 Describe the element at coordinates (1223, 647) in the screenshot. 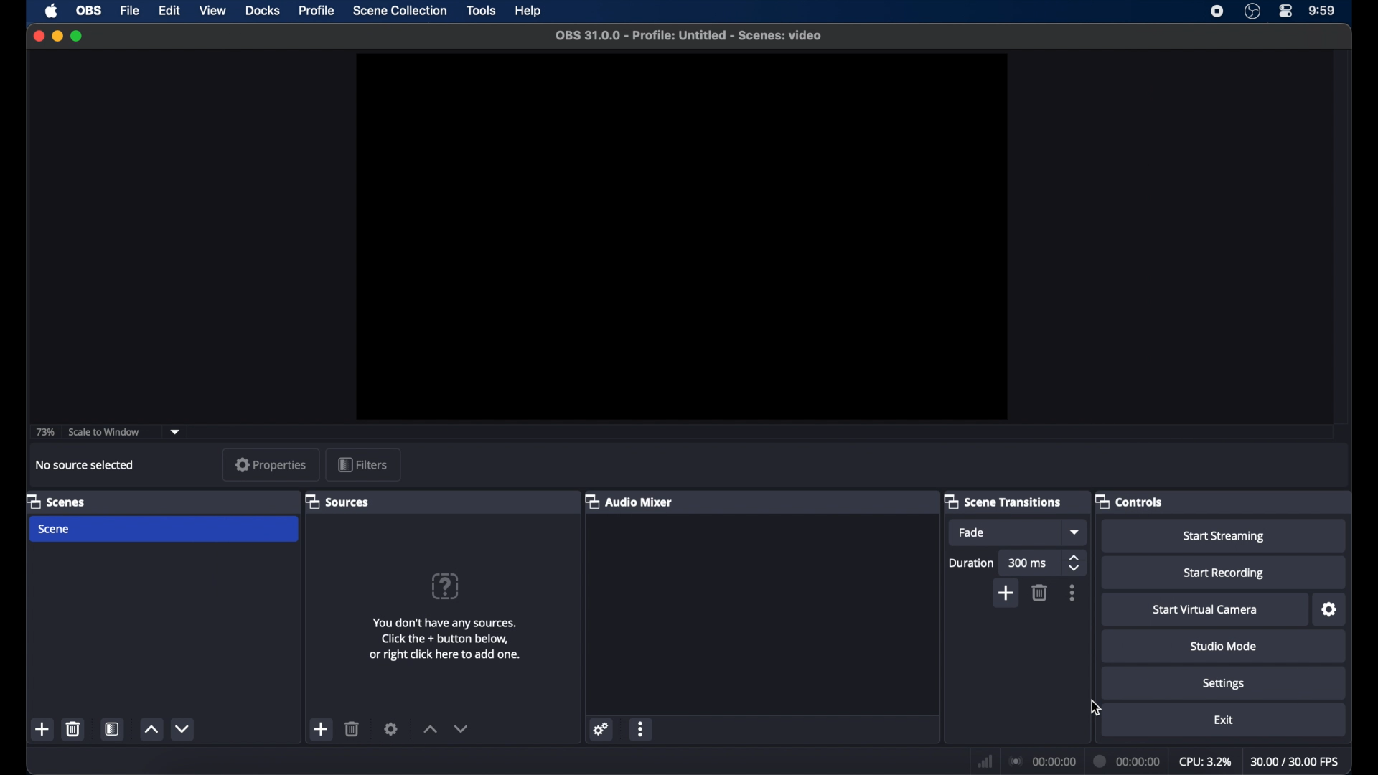

I see `studio mode` at that location.